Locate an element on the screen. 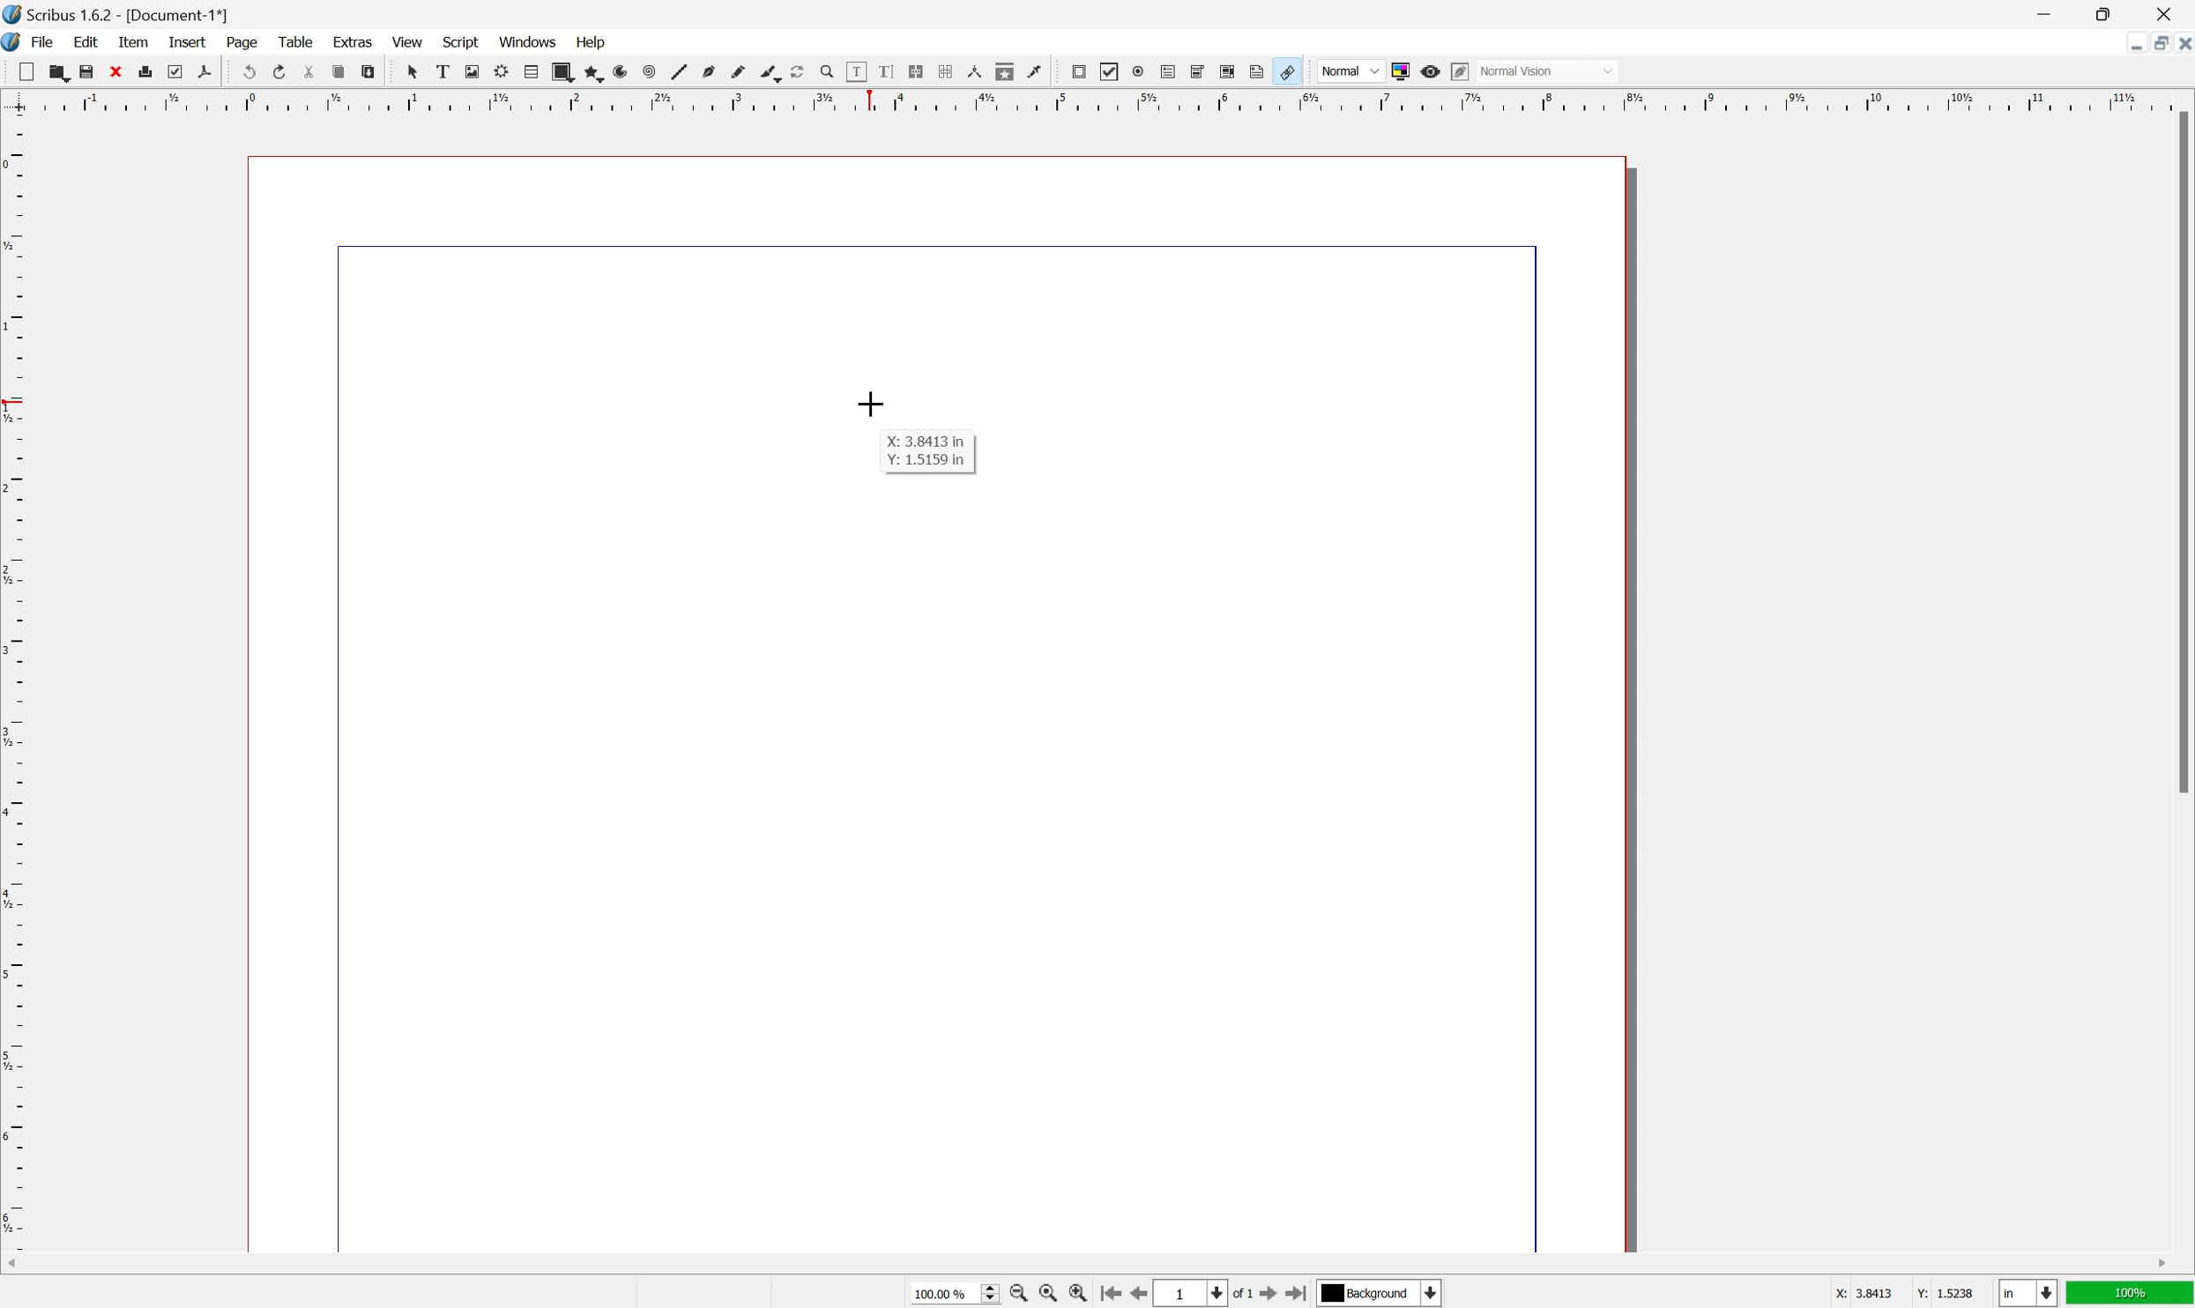 This screenshot has height=1308, width=2195. X: 3.8413 in Y: 1.5159 in is located at coordinates (927, 453).